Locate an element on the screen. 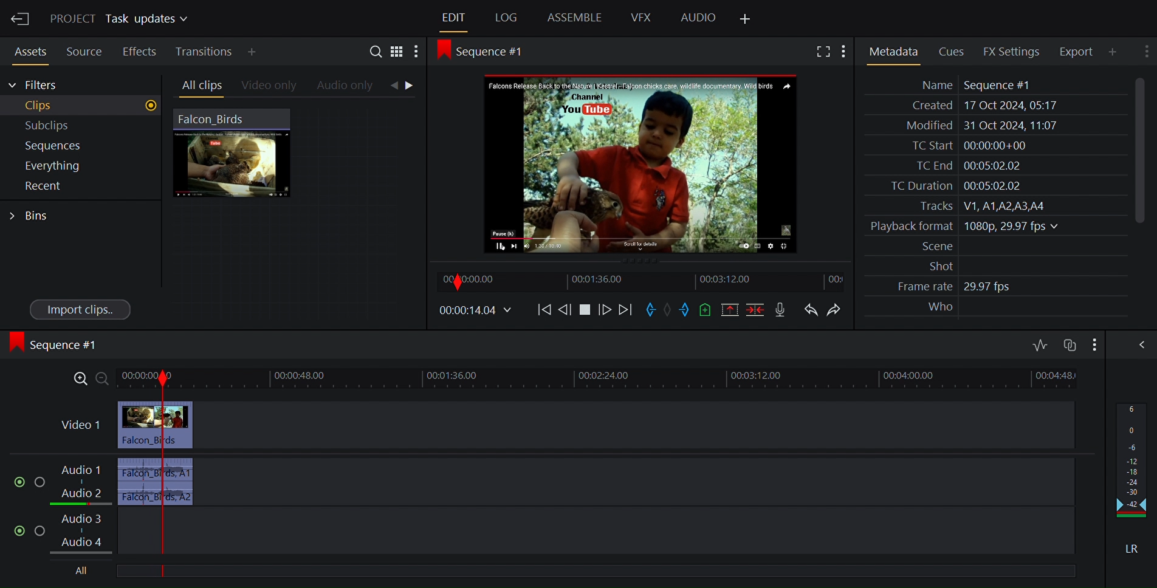 Image resolution: width=1157 pixels, height=588 pixels. Subclips is located at coordinates (78, 125).